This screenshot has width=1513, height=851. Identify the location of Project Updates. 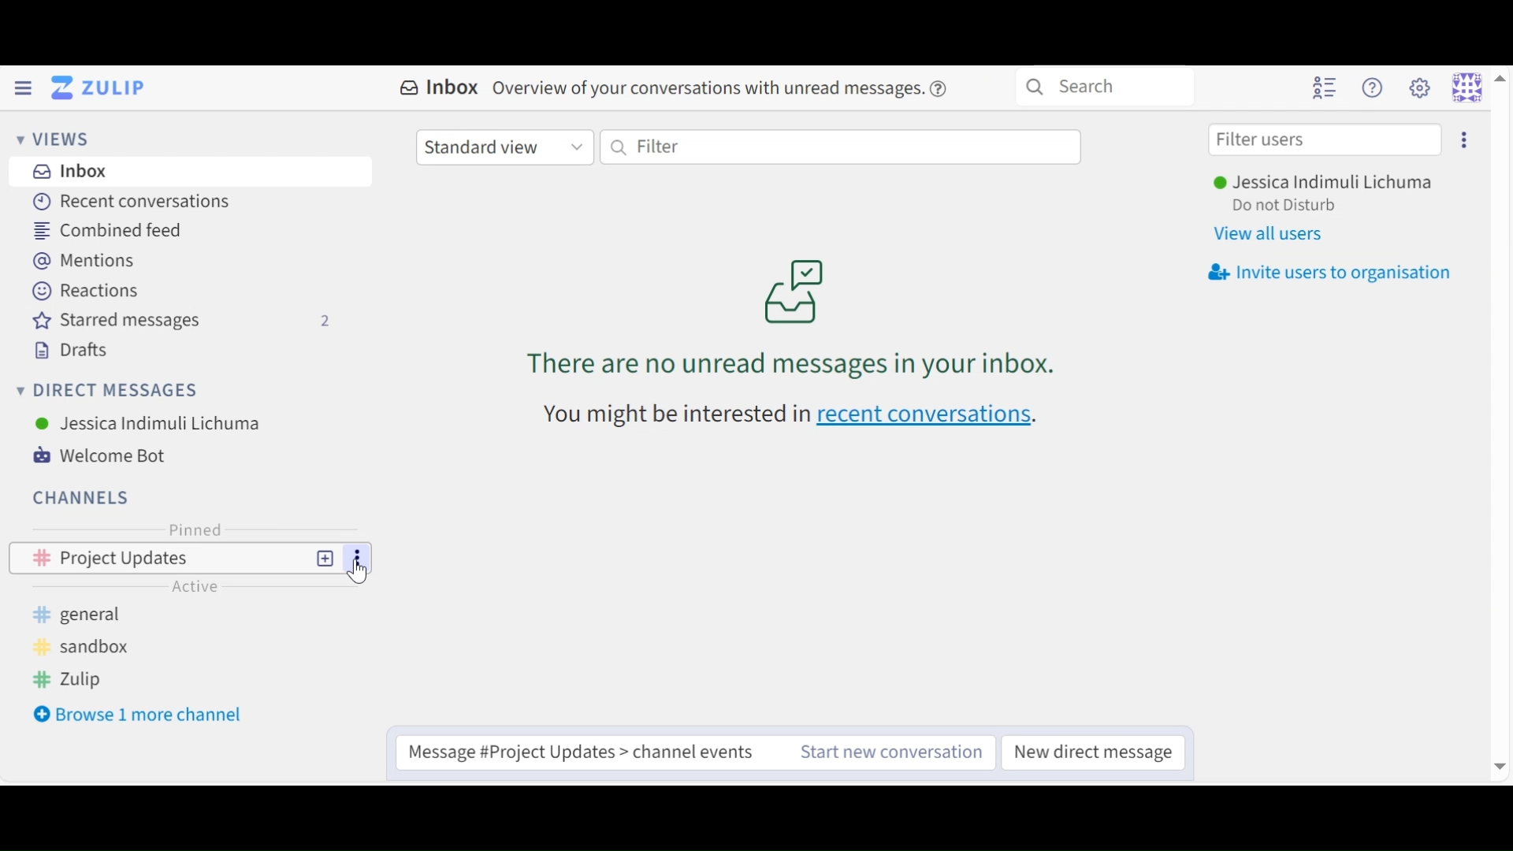
(142, 559).